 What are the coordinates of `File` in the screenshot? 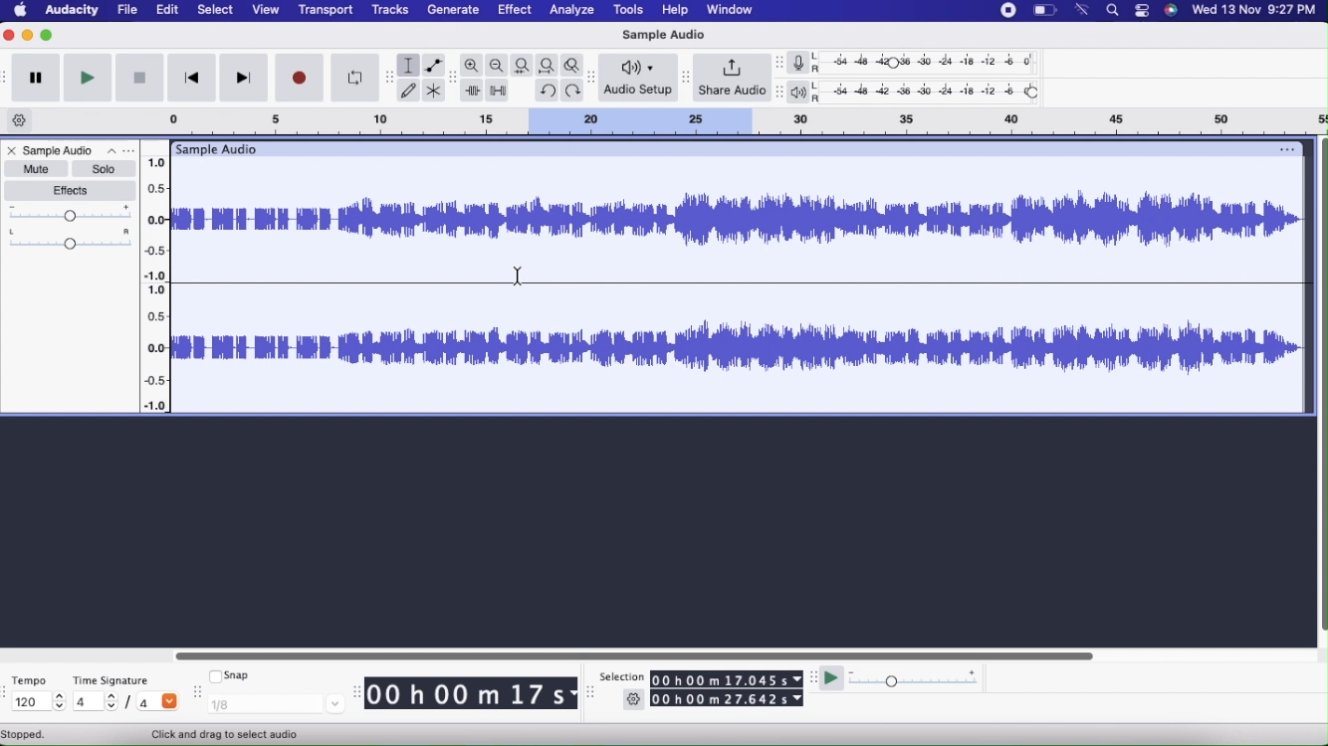 It's located at (129, 10).